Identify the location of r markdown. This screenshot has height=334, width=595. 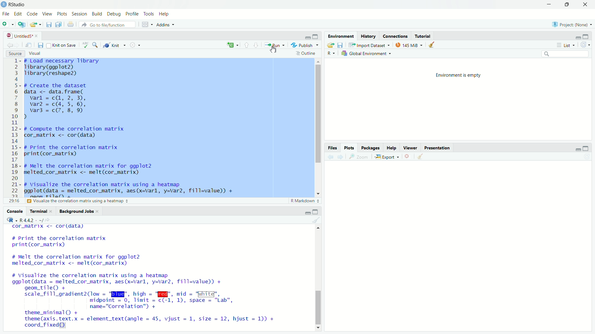
(306, 201).